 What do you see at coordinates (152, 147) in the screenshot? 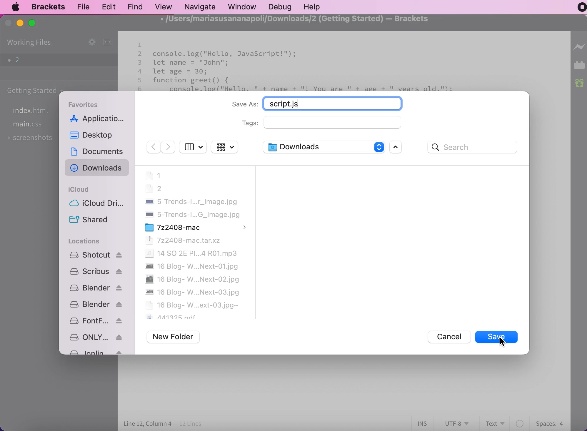
I see `back` at bounding box center [152, 147].